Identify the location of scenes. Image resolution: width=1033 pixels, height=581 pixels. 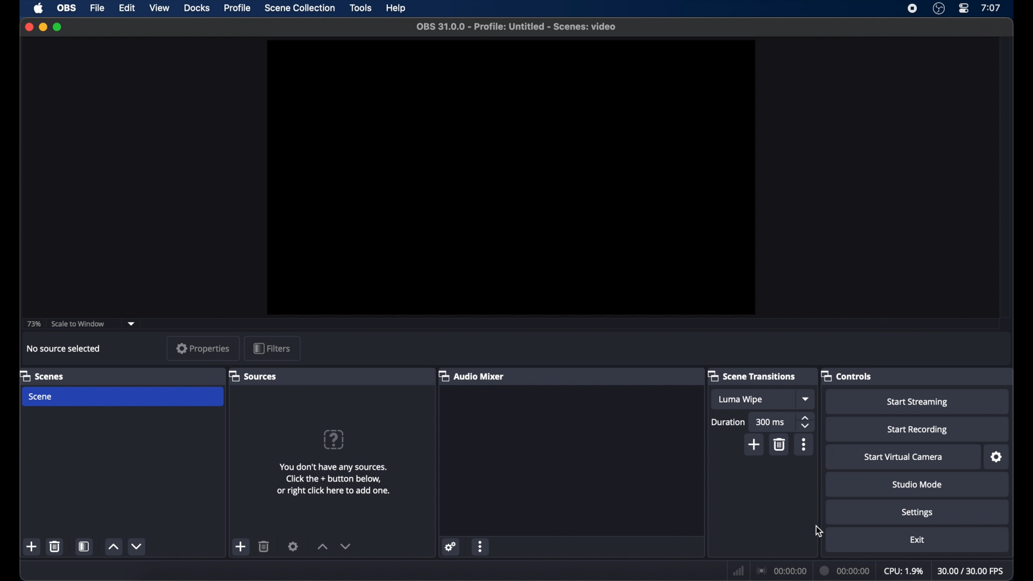
(41, 376).